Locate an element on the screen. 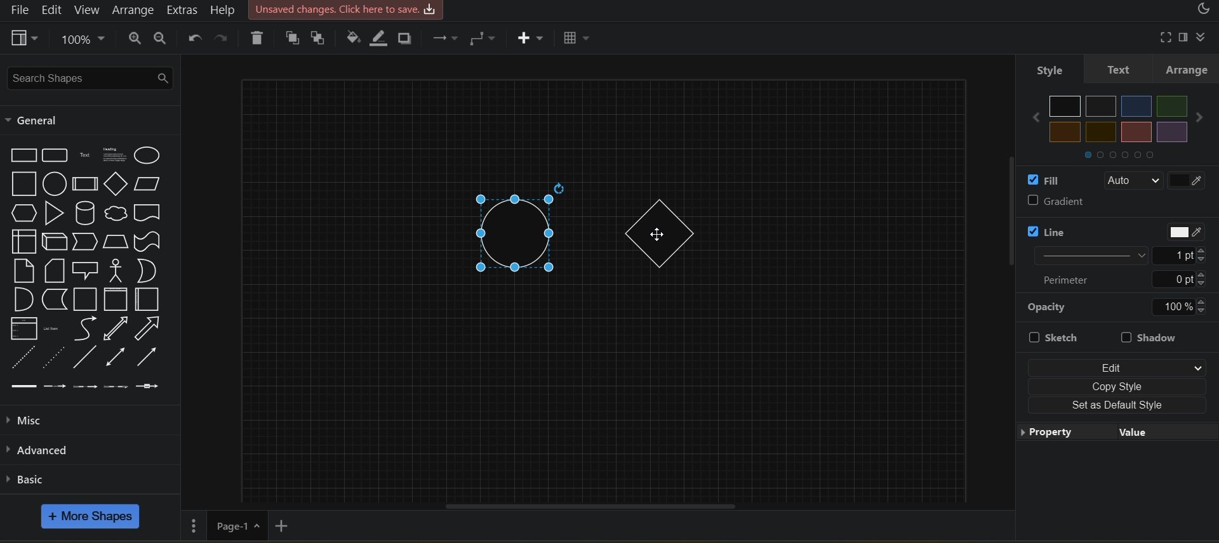 The height and width of the screenshot is (543, 1219). Process is located at coordinates (84, 183).